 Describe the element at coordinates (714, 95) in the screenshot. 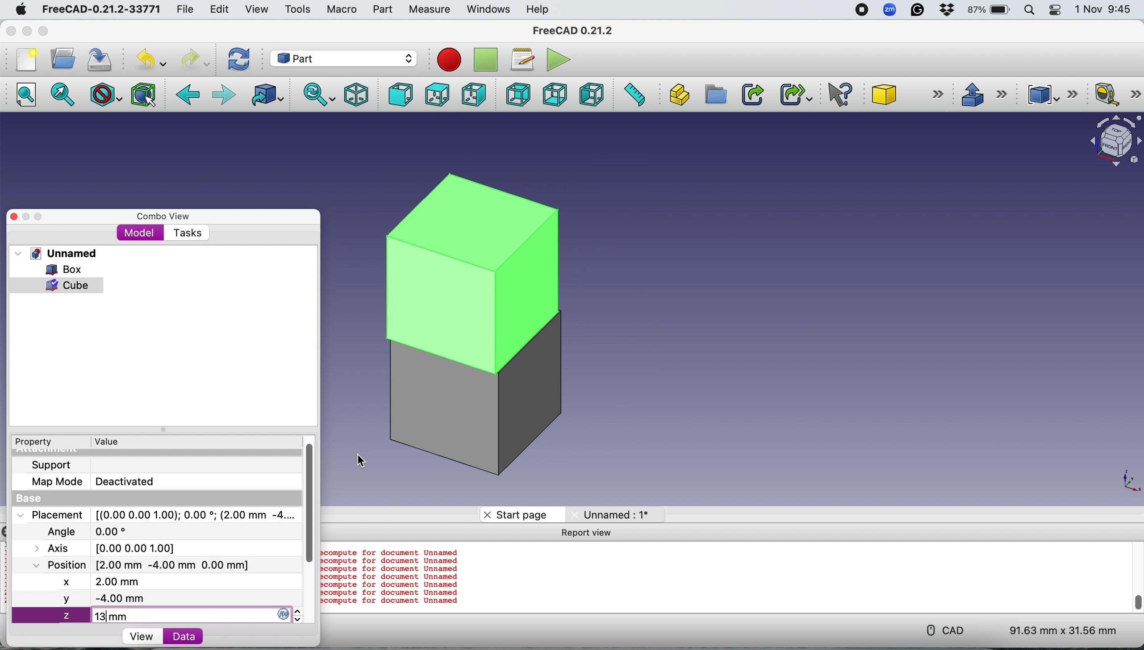

I see `Create group` at that location.